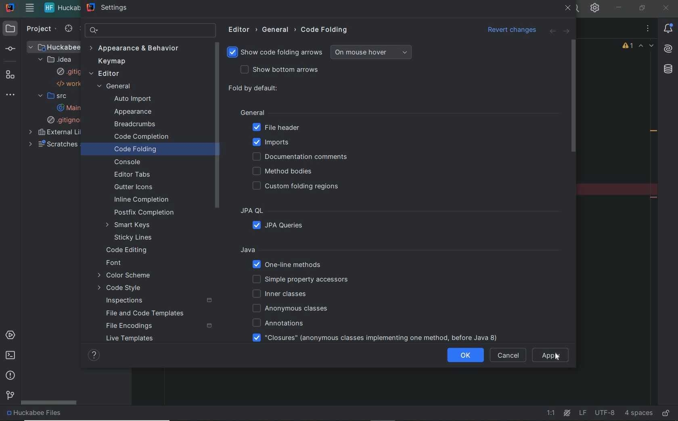  What do you see at coordinates (552, 413) in the screenshot?
I see `go to line` at bounding box center [552, 413].